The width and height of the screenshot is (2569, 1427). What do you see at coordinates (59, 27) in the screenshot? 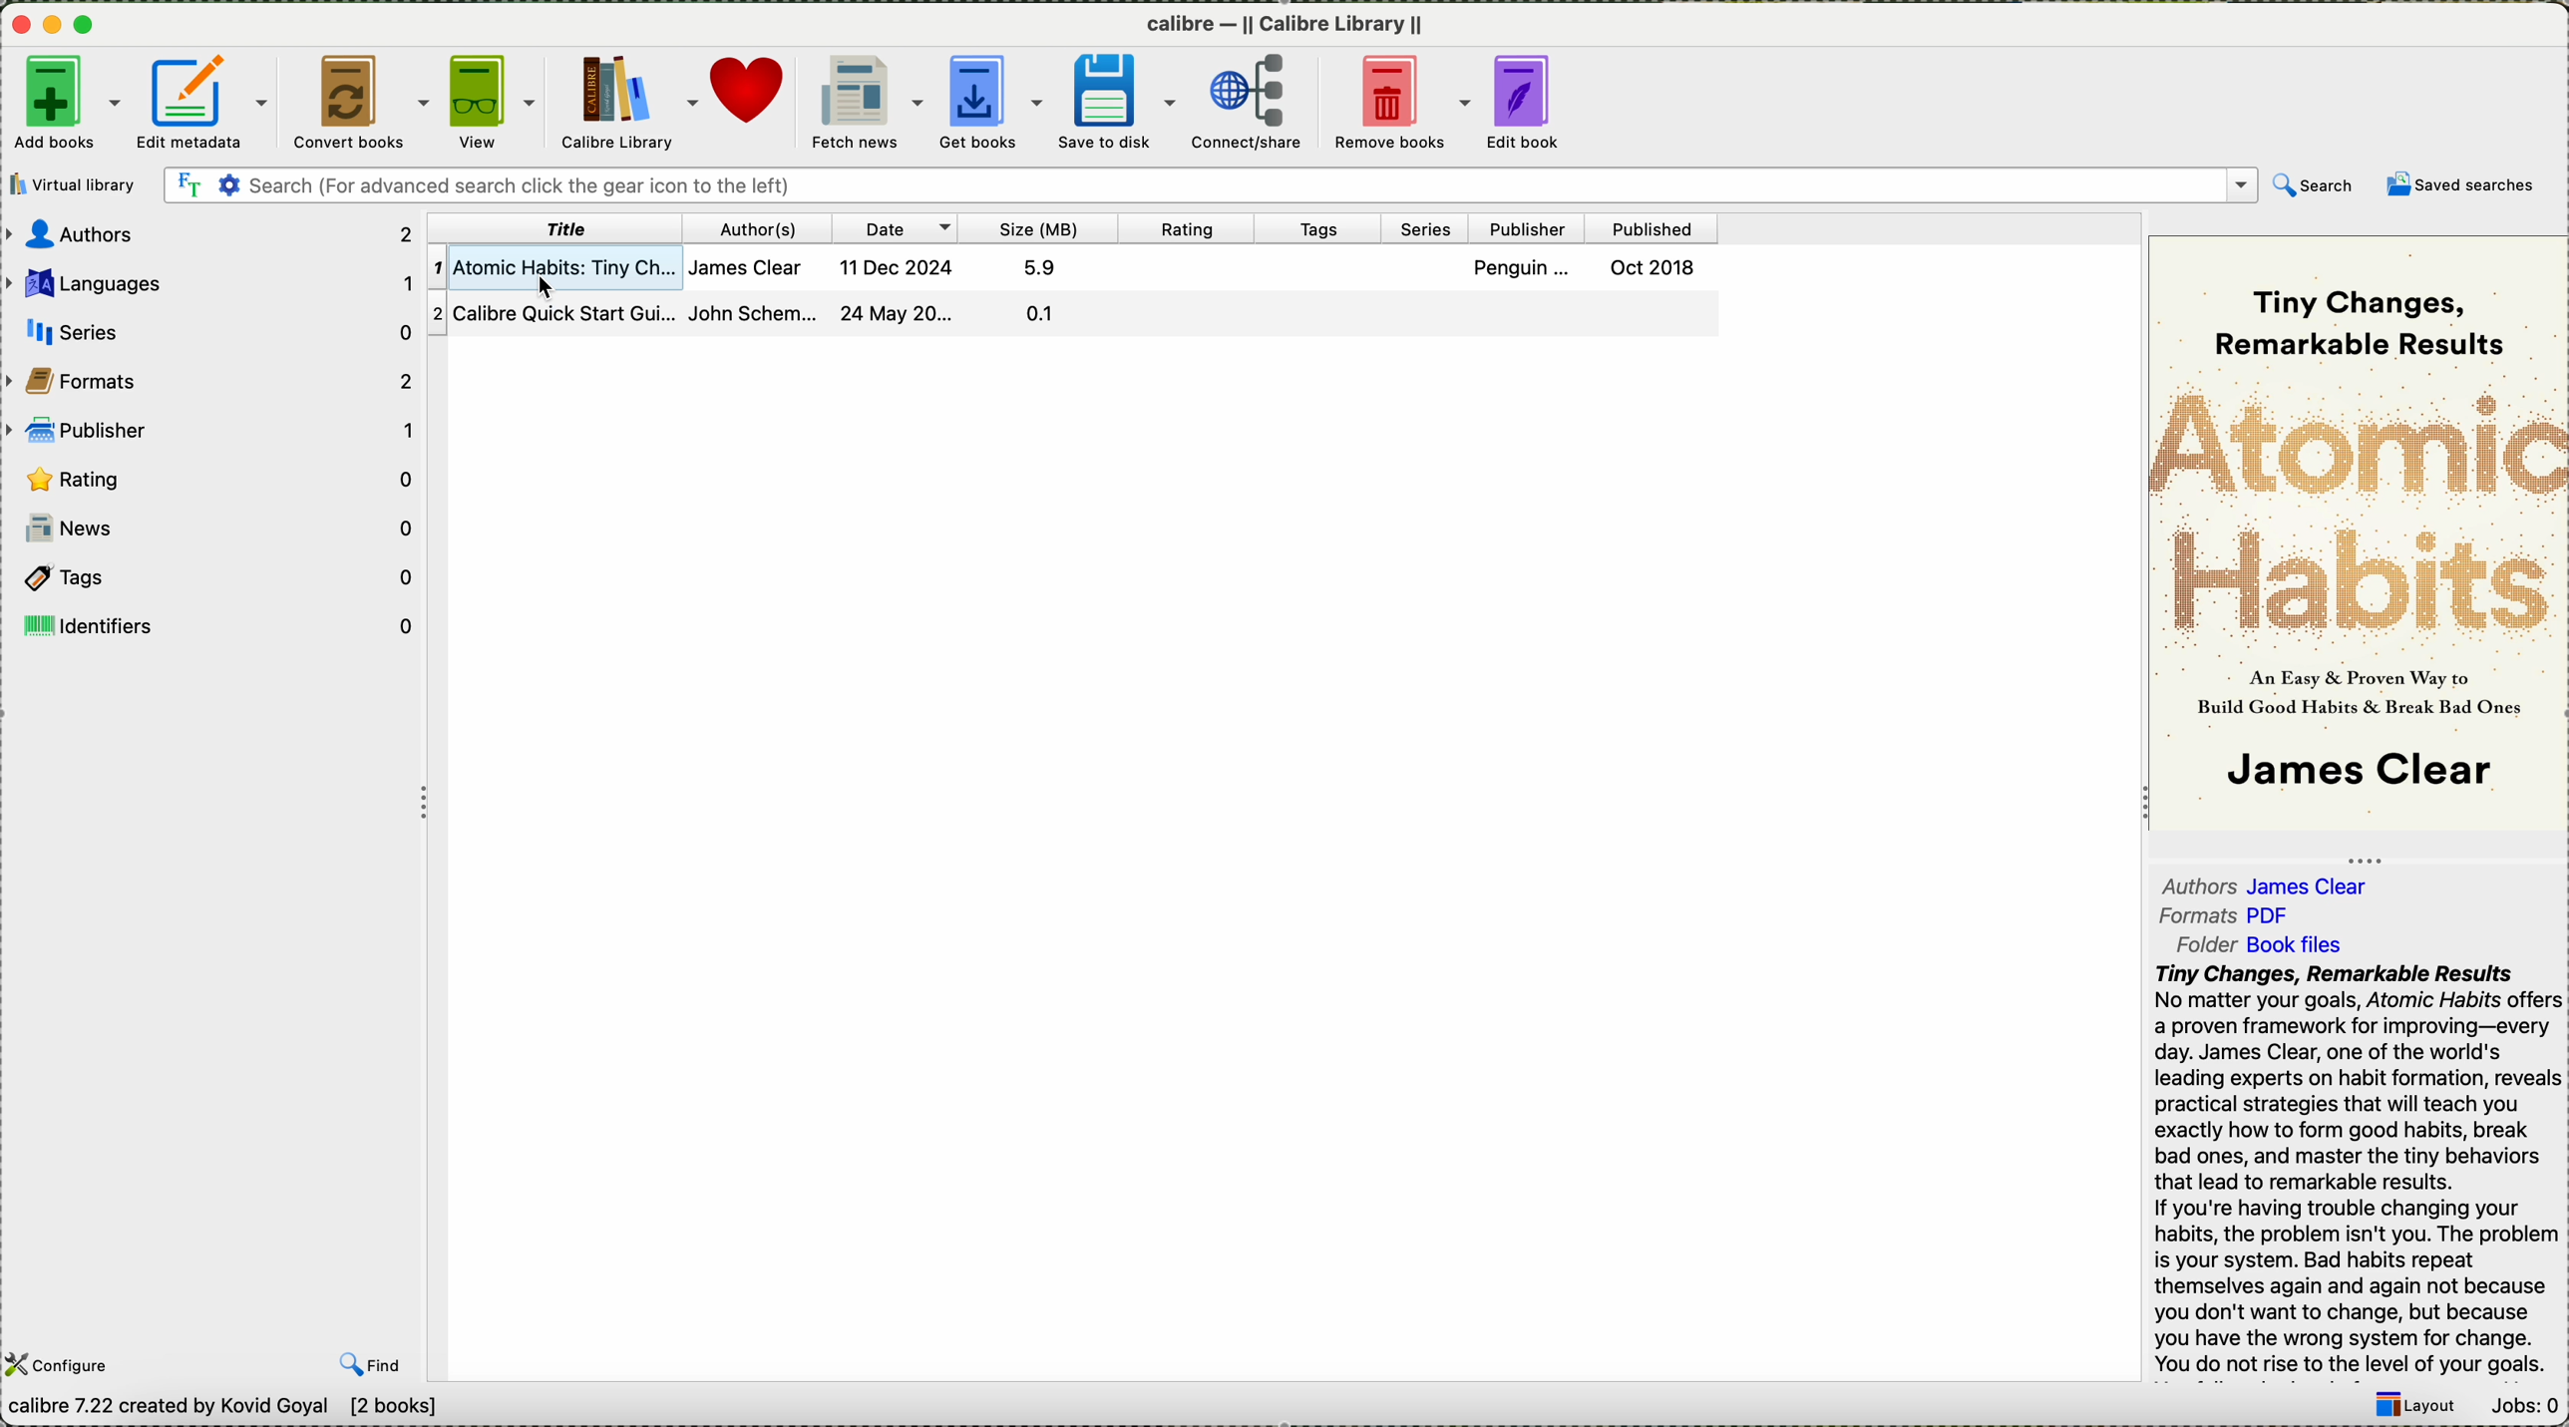
I see `minimize` at bounding box center [59, 27].